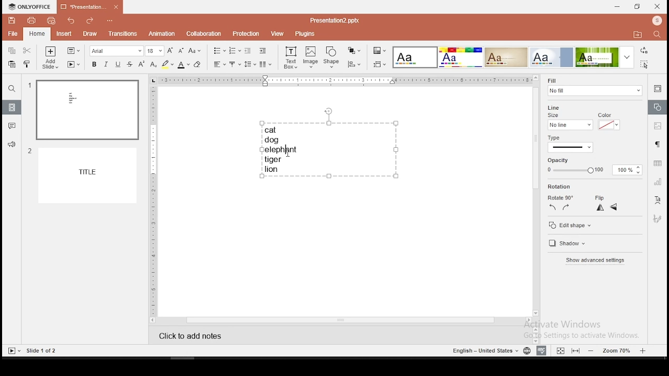 The width and height of the screenshot is (669, 376). I want to click on Size, so click(568, 123).